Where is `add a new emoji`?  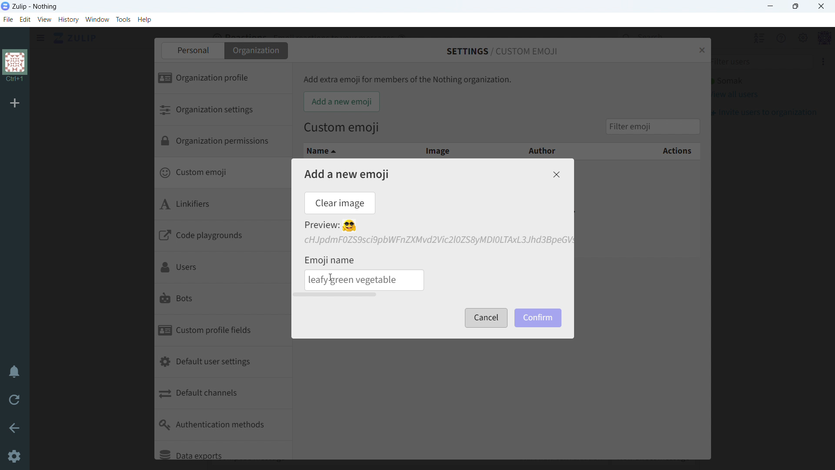
add a new emoji is located at coordinates (347, 174).